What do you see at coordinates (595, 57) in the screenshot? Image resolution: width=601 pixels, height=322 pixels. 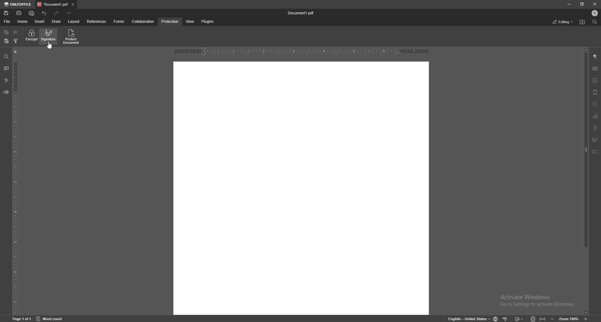 I see `paragraph` at bounding box center [595, 57].